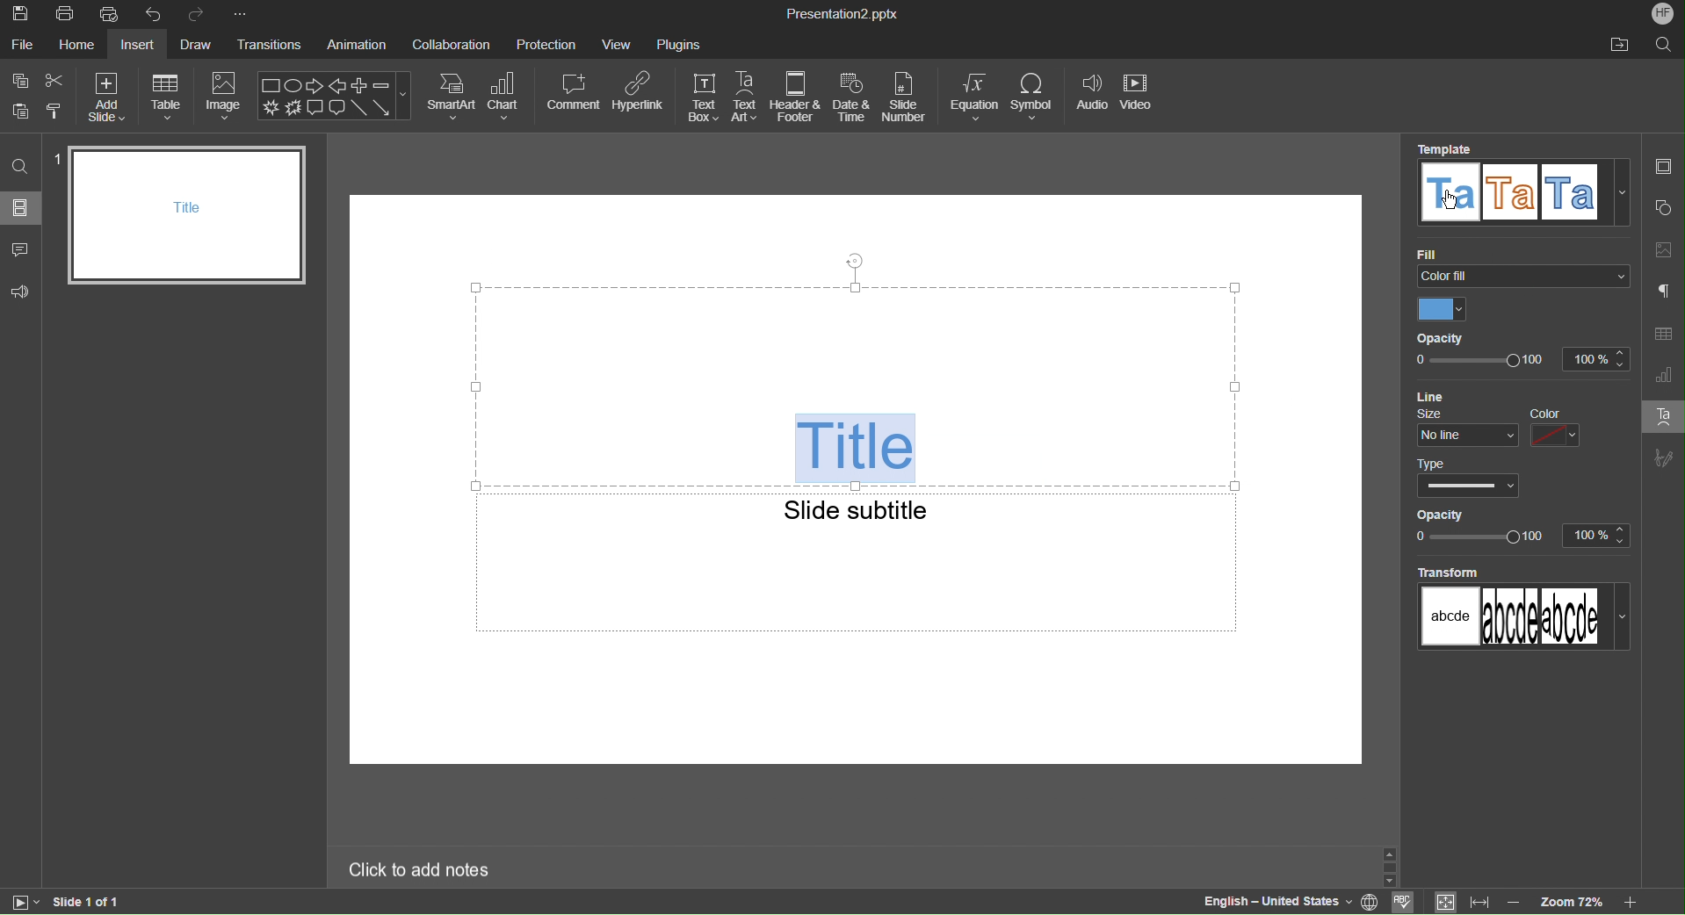 This screenshot has height=915, width=1685. I want to click on Paragraph Settings, so click(1664, 292).